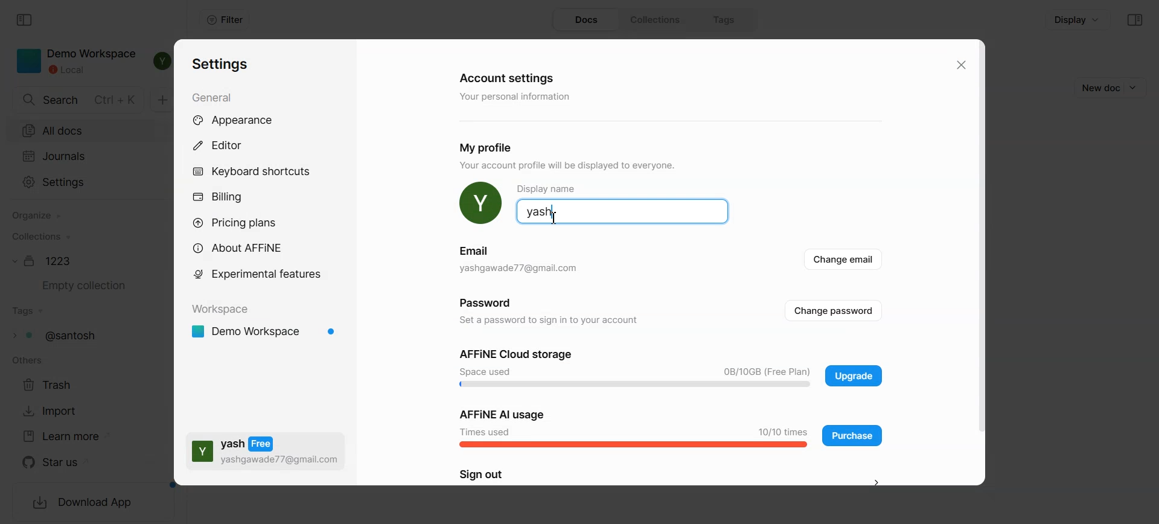 The height and width of the screenshot is (524, 1159). What do you see at coordinates (252, 171) in the screenshot?
I see `Keyboard shortcuts` at bounding box center [252, 171].